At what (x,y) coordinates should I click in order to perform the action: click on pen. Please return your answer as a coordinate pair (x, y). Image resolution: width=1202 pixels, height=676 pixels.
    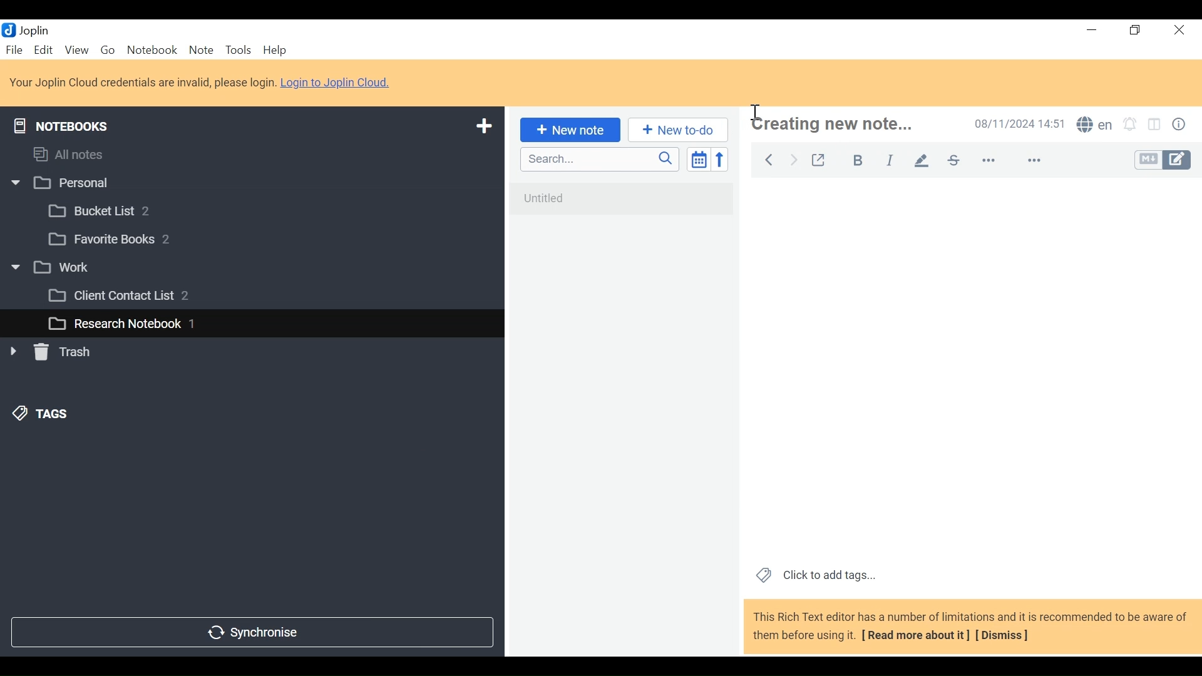
    Looking at the image, I should click on (922, 160).